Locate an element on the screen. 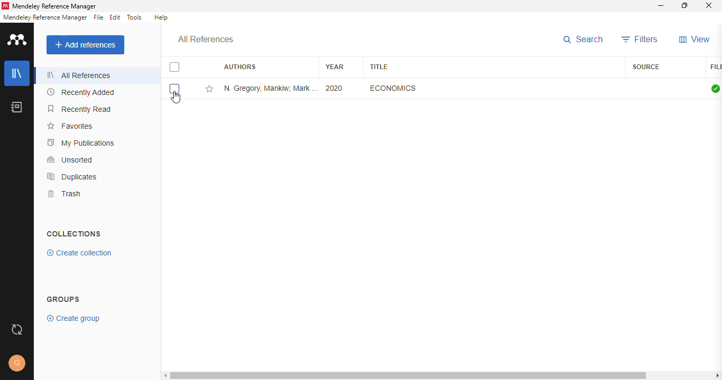 The image size is (722, 380). mendeley reference manager is located at coordinates (45, 17).